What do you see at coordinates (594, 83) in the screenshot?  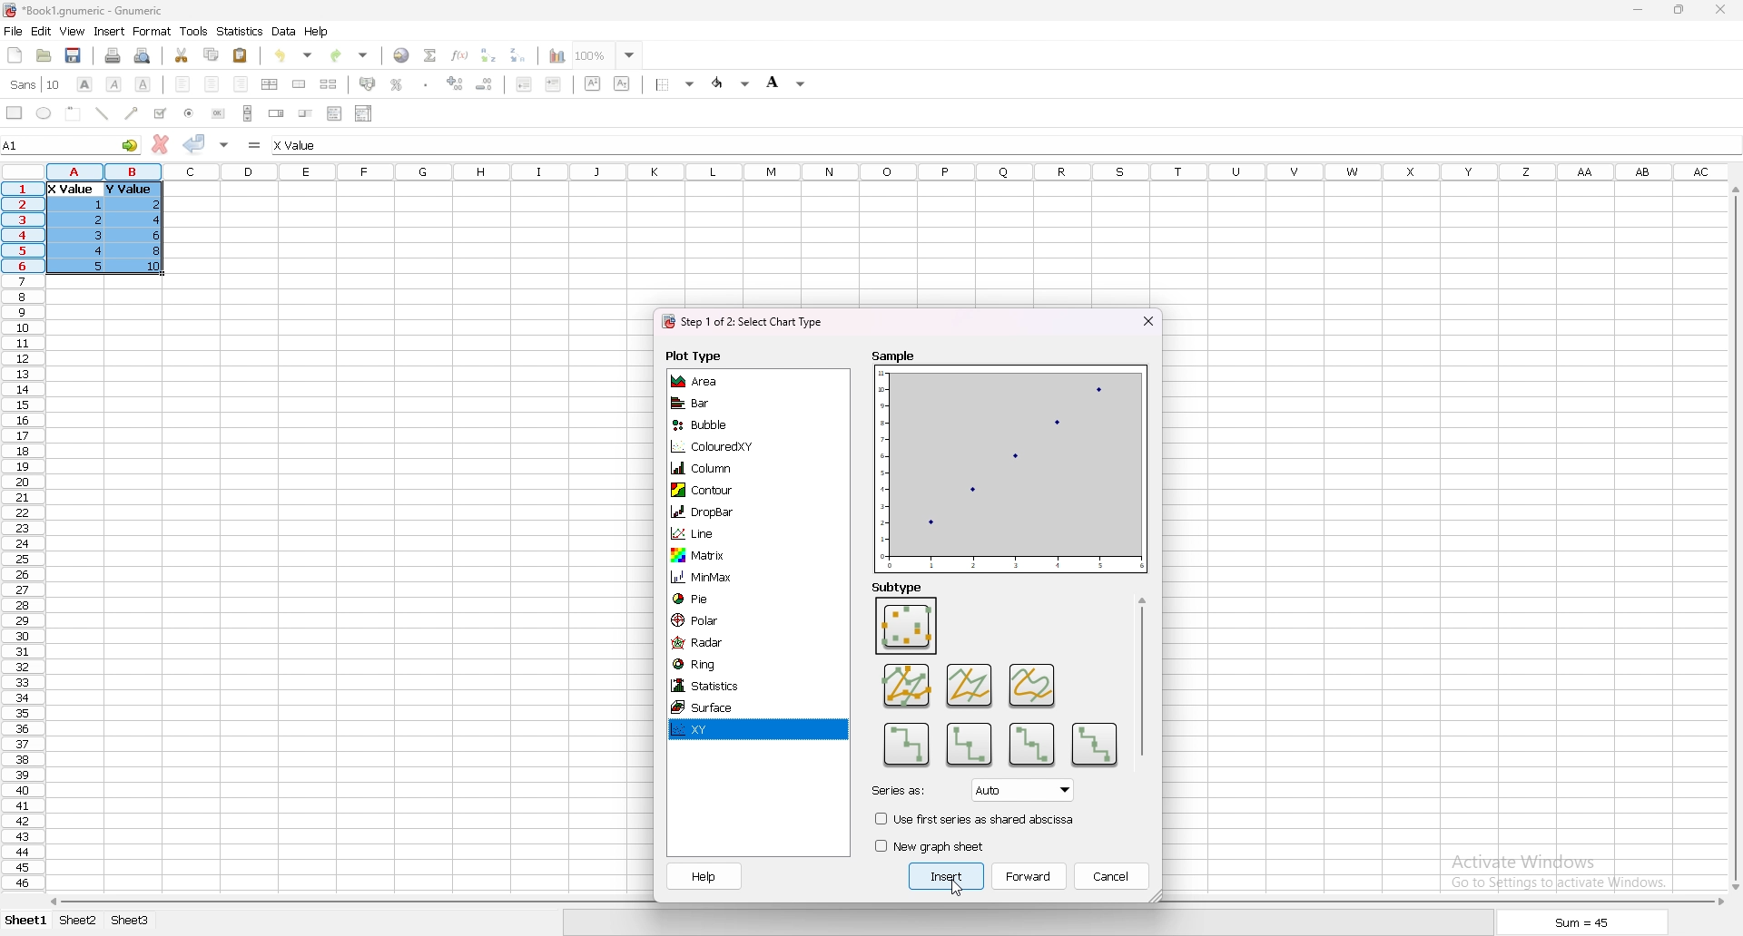 I see `superscript` at bounding box center [594, 83].